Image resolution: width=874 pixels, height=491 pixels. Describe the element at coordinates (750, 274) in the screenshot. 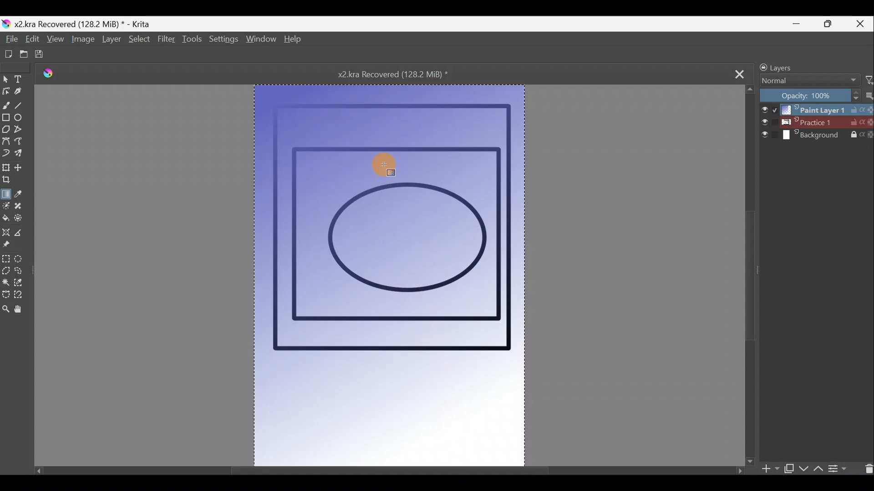

I see `Scroll bar` at that location.